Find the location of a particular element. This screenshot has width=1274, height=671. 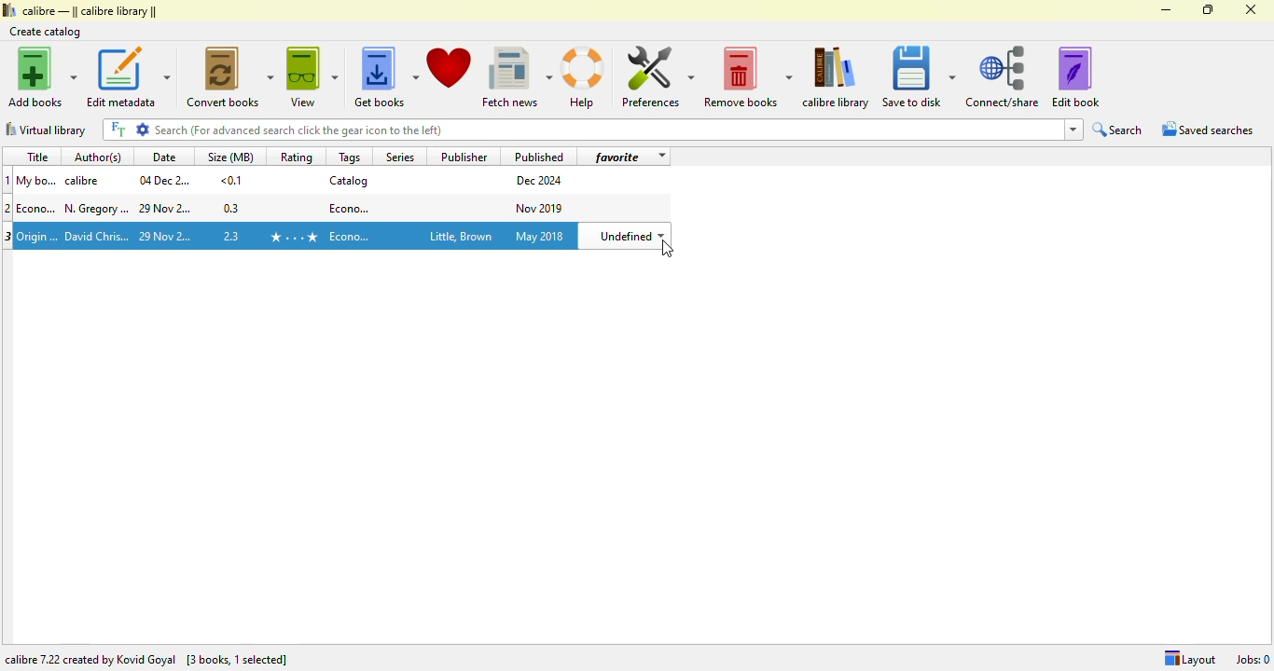

tags is located at coordinates (350, 157).